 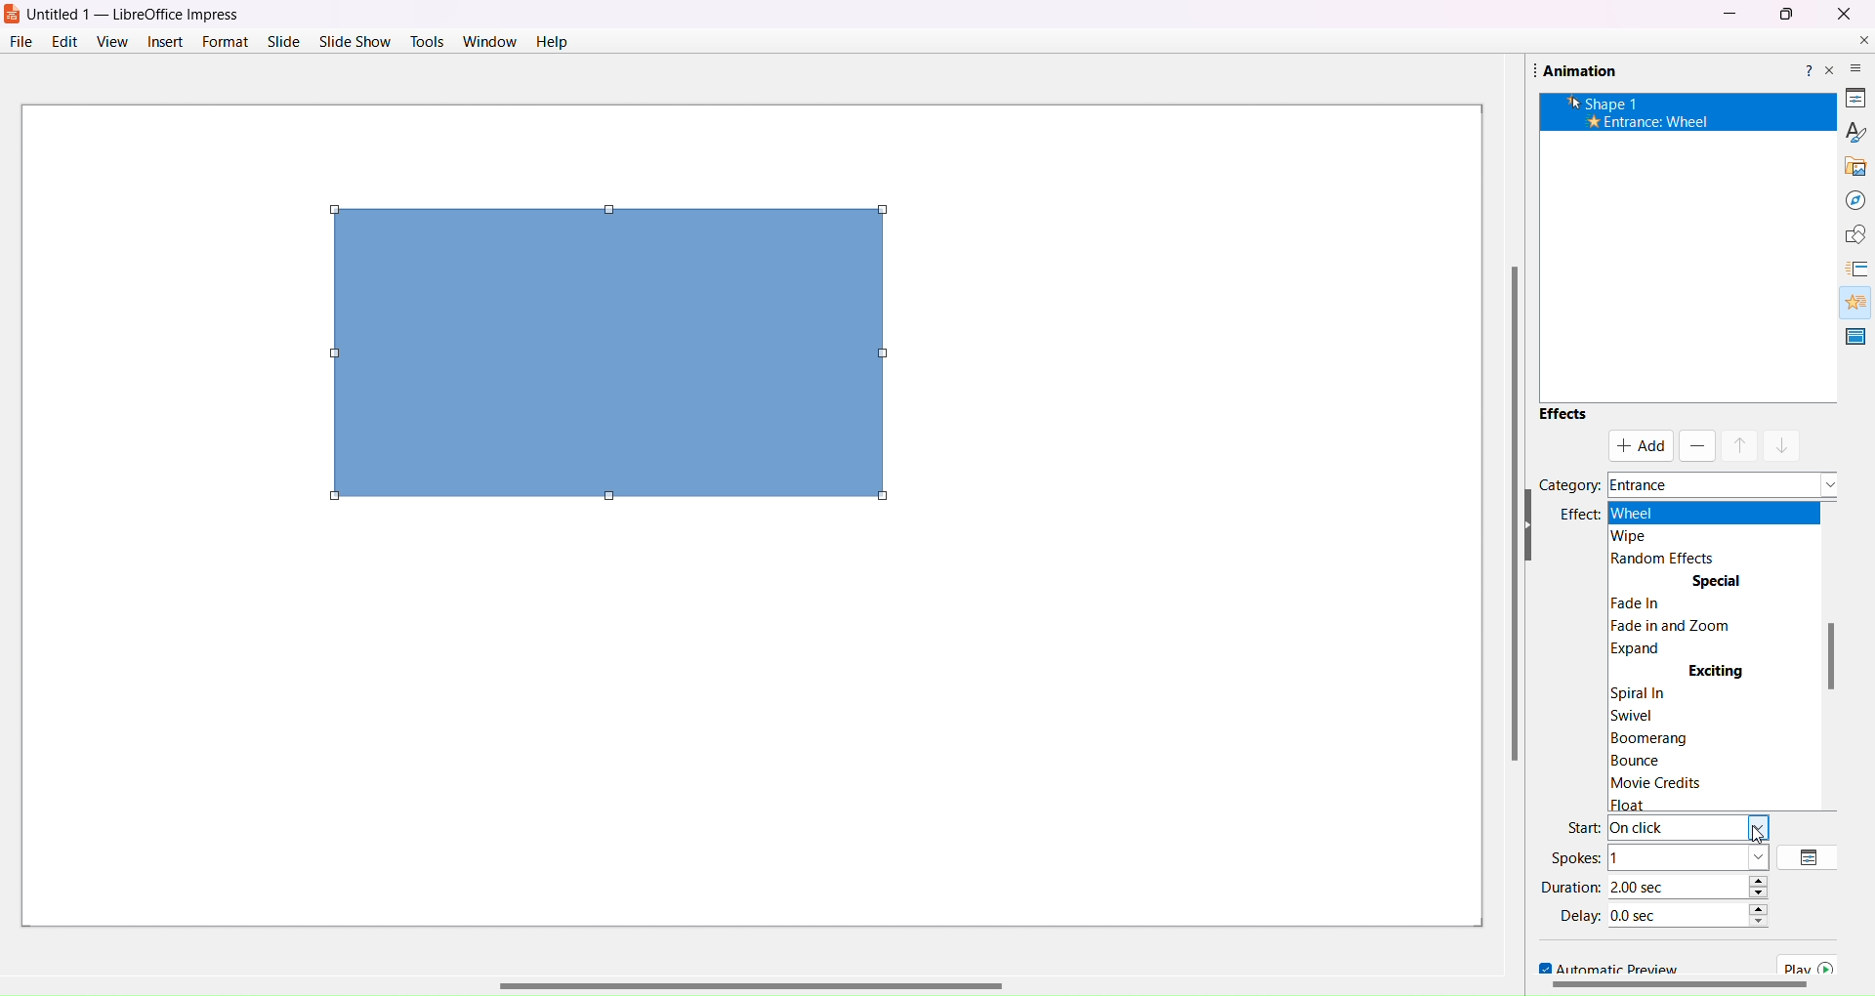 What do you see at coordinates (282, 41) in the screenshot?
I see `Slide` at bounding box center [282, 41].